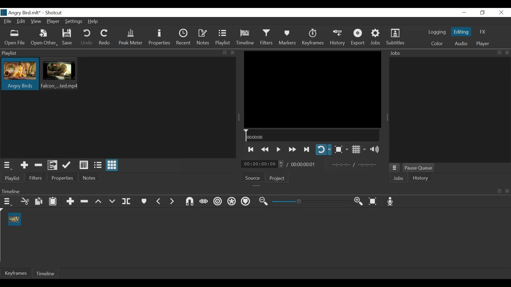 The image size is (511, 287). What do you see at coordinates (75, 21) in the screenshot?
I see `Settings` at bounding box center [75, 21].